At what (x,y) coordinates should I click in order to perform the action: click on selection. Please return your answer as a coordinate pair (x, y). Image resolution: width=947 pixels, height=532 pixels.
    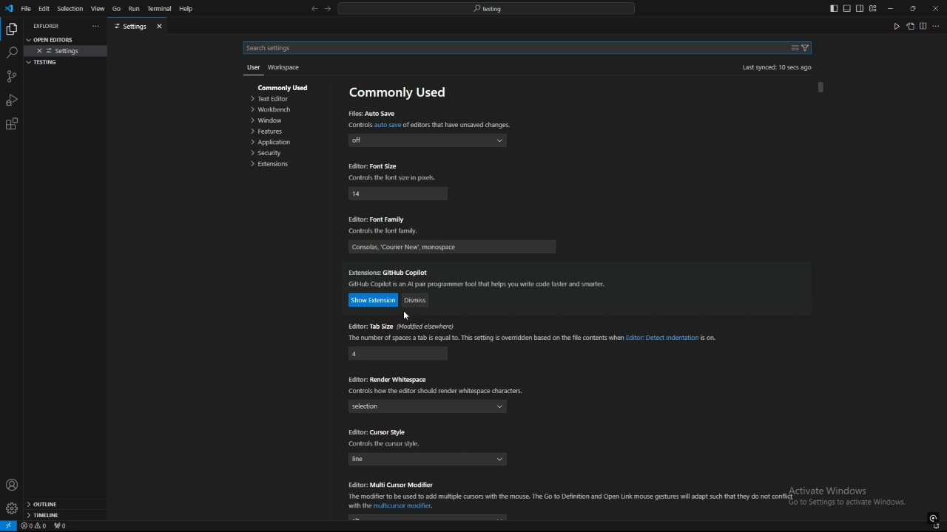
    Looking at the image, I should click on (70, 9).